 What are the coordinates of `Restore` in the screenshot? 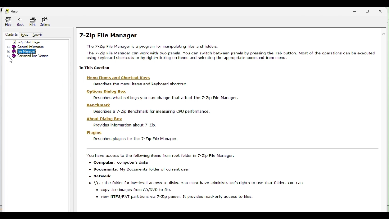 It's located at (369, 11).